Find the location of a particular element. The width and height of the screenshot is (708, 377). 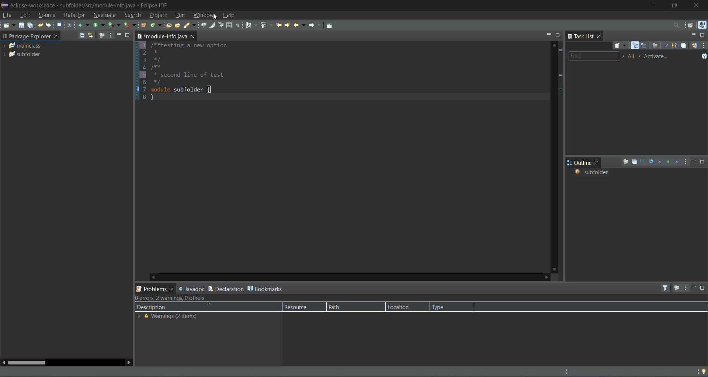

navigate is located at coordinates (105, 15).